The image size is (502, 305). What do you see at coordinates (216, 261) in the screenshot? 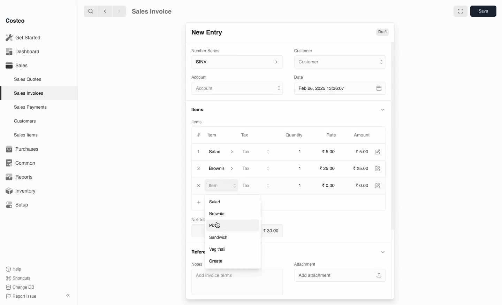
I see `Create` at bounding box center [216, 261].